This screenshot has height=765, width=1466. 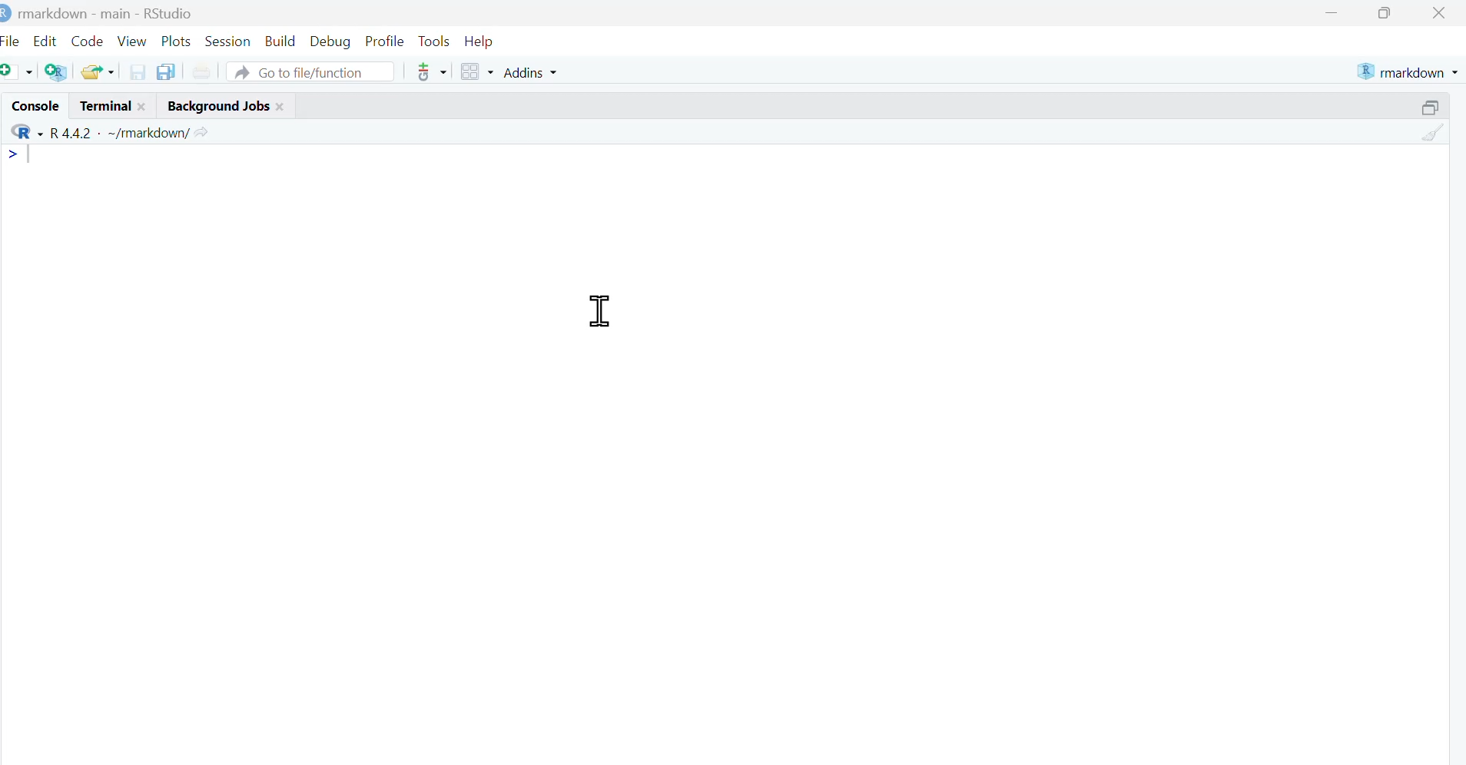 What do you see at coordinates (32, 105) in the screenshot?
I see `Console` at bounding box center [32, 105].